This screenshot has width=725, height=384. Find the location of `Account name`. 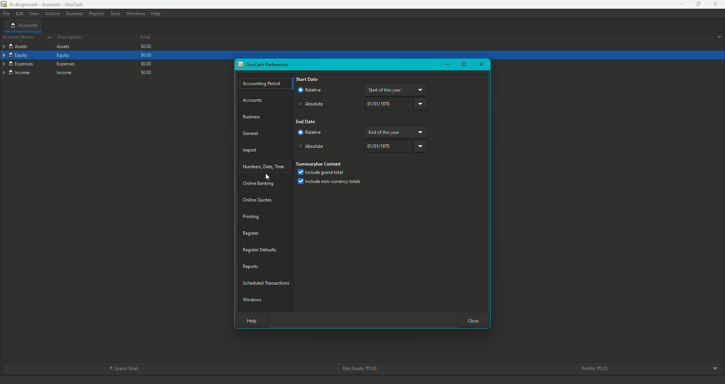

Account name is located at coordinates (25, 38).